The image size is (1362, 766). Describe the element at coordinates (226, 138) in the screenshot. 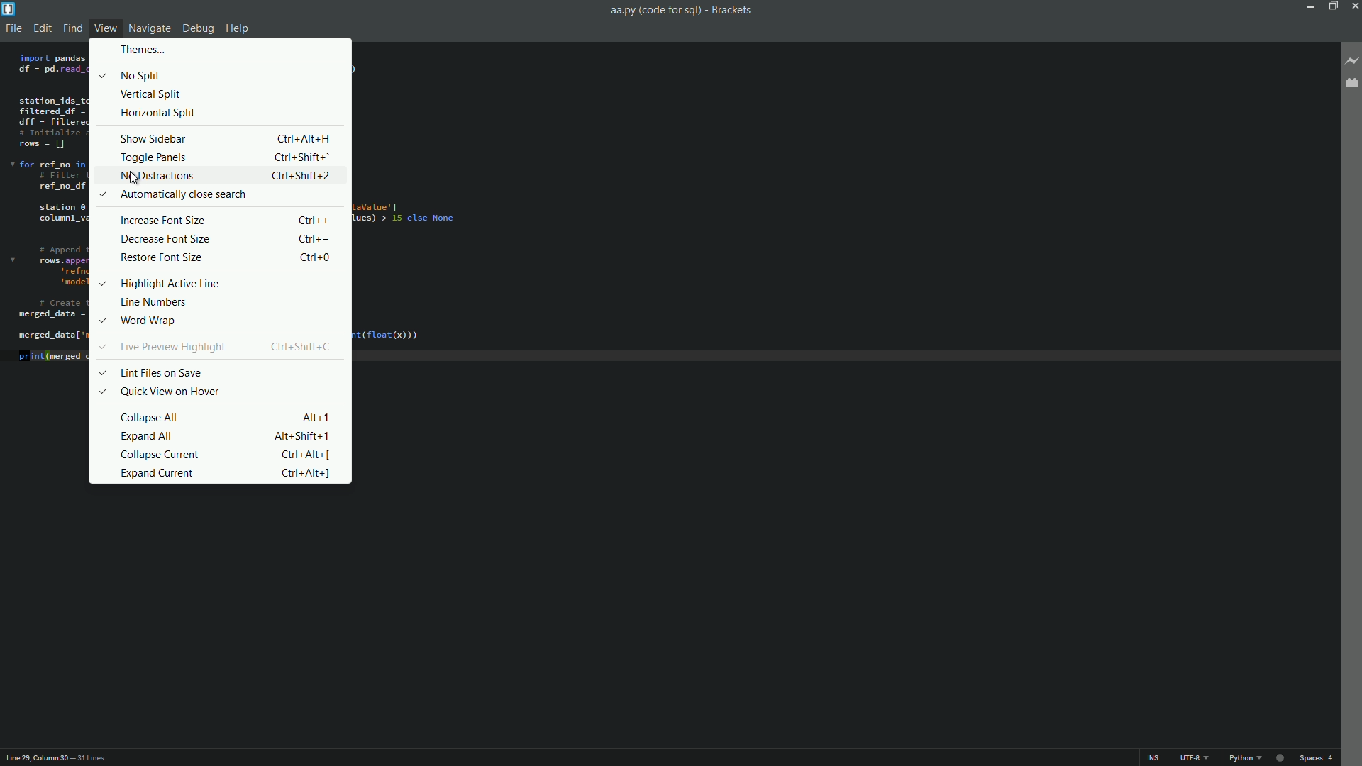

I see `show sidebar  Ctrl + Alt + h` at that location.